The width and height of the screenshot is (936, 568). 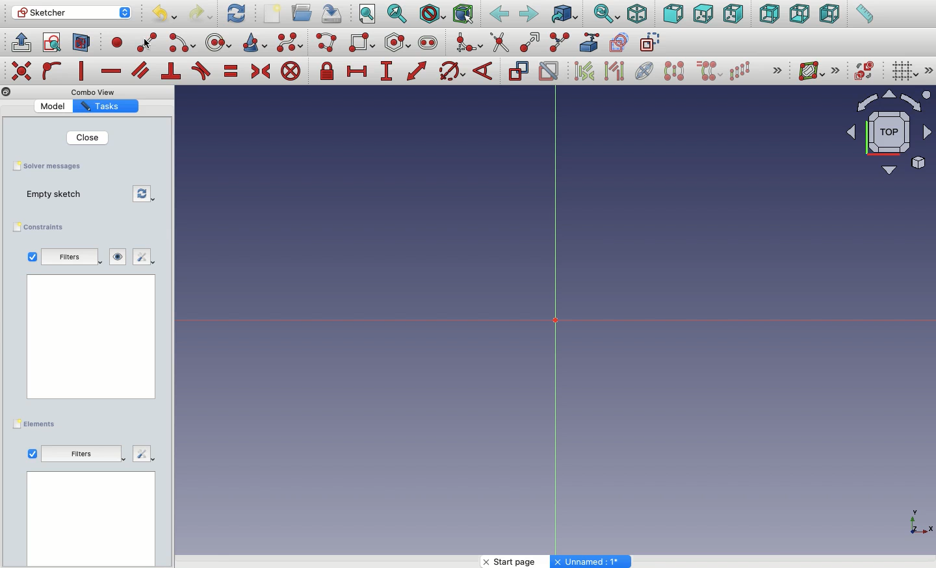 I want to click on Start page, so click(x=516, y=562).